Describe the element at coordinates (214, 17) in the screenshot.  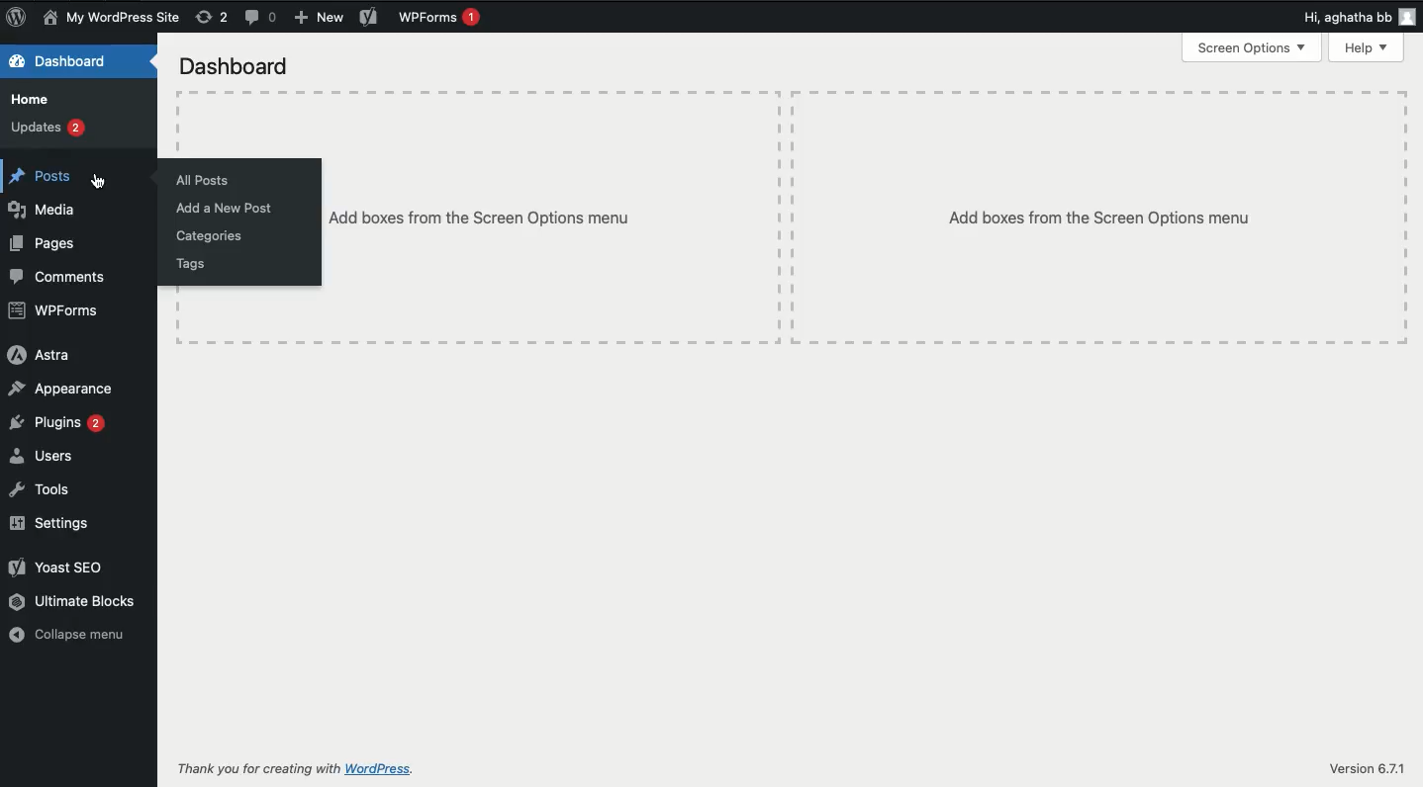
I see `Revisions` at that location.